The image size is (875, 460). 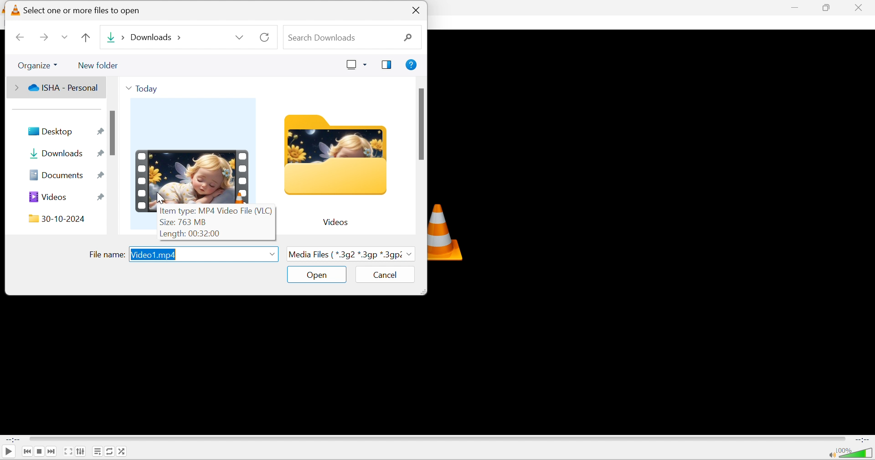 I want to click on Open, so click(x=318, y=274).